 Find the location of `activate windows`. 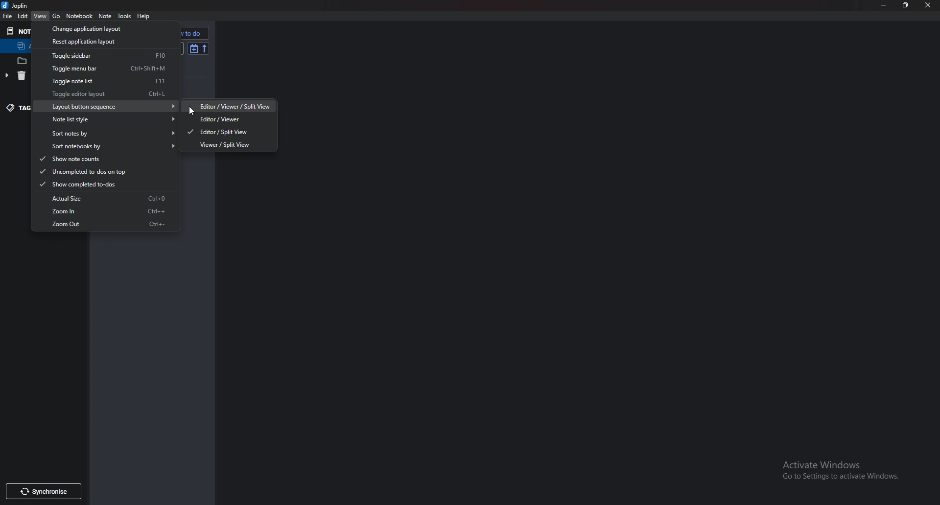

activate windows is located at coordinates (846, 469).